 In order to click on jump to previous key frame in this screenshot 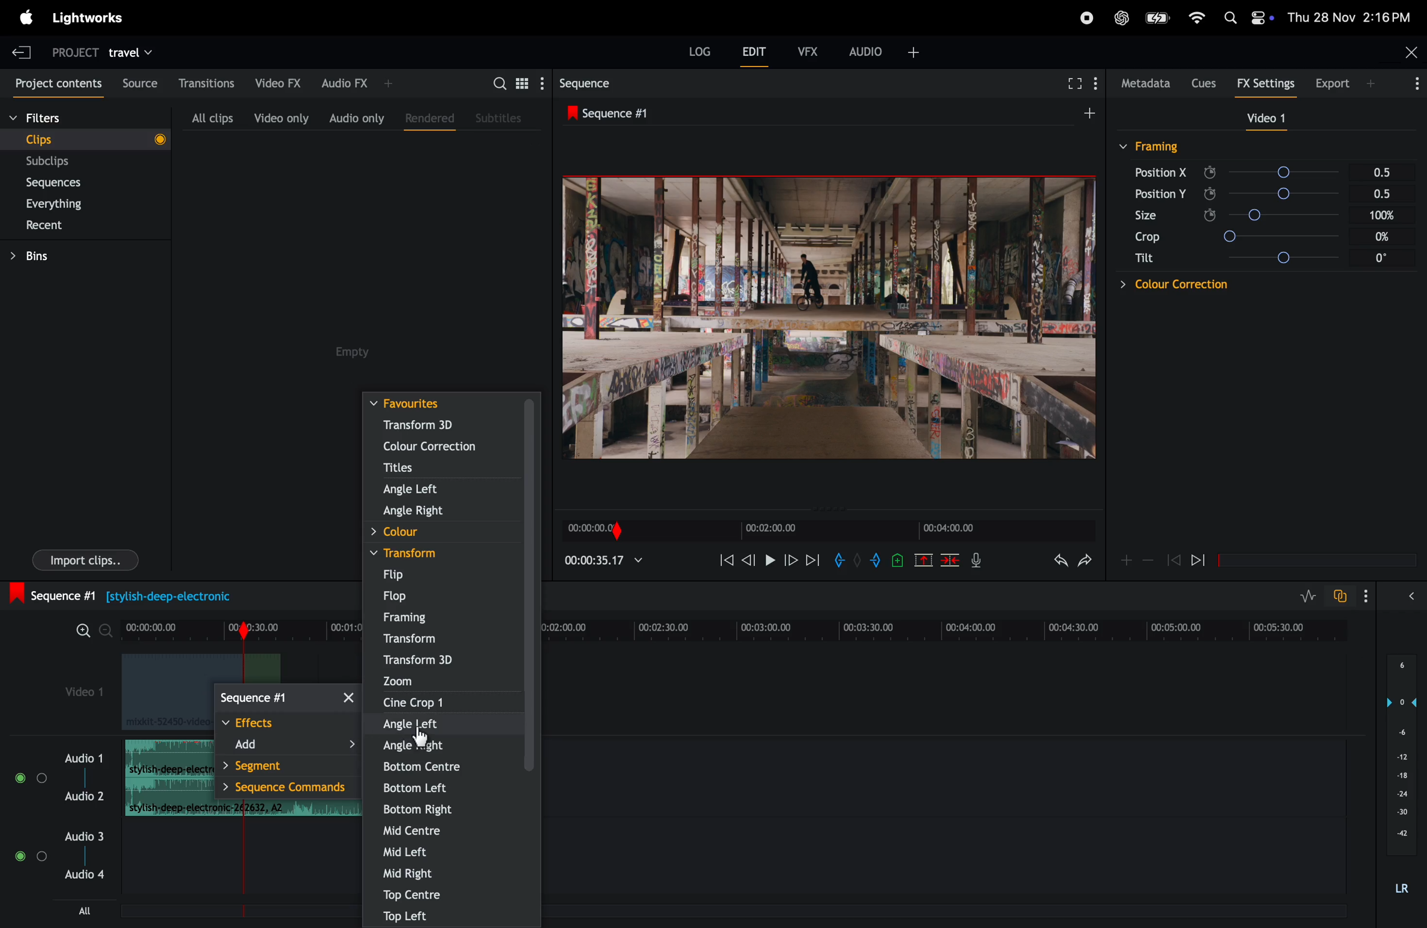, I will do `click(1173, 559)`.